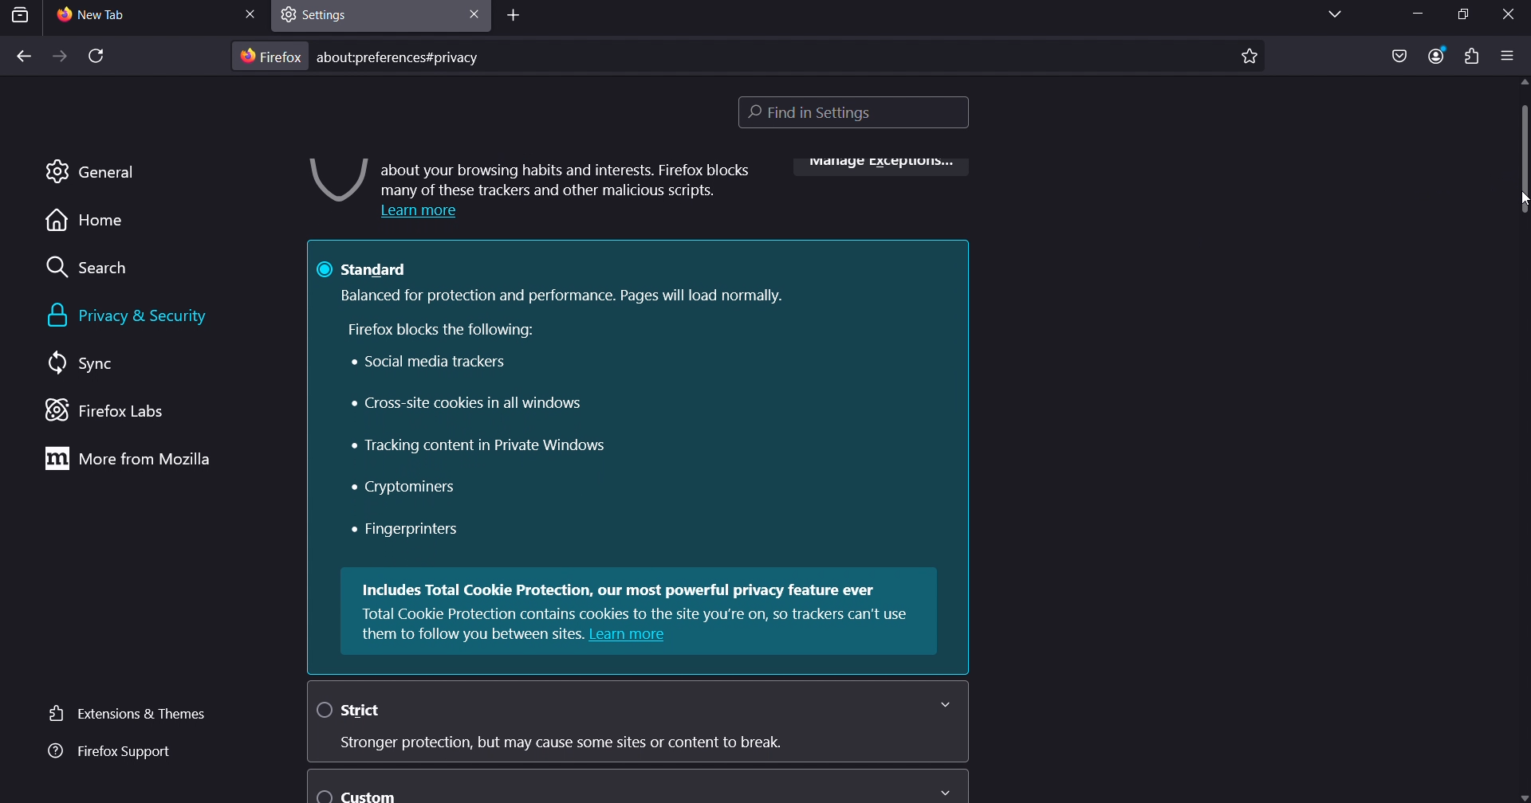  Describe the element at coordinates (1511, 14) in the screenshot. I see `close` at that location.